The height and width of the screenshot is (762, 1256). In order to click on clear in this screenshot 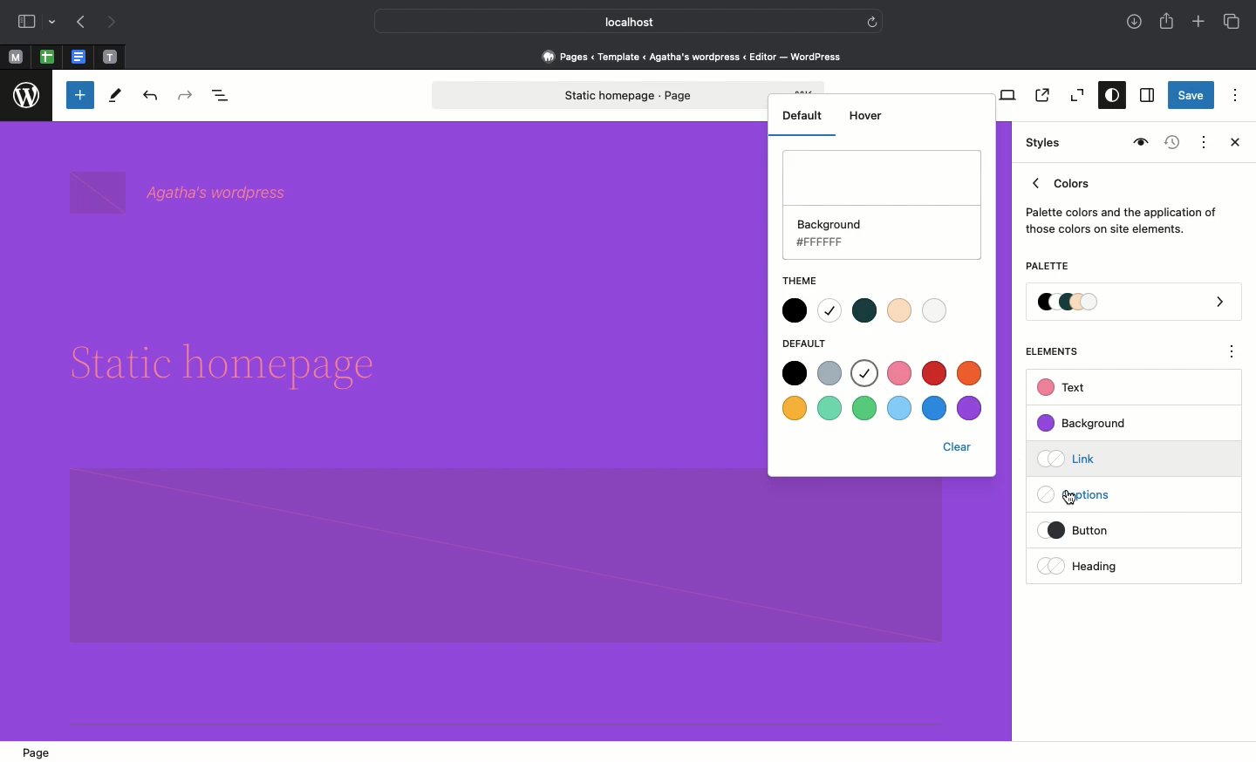, I will do `click(958, 448)`.